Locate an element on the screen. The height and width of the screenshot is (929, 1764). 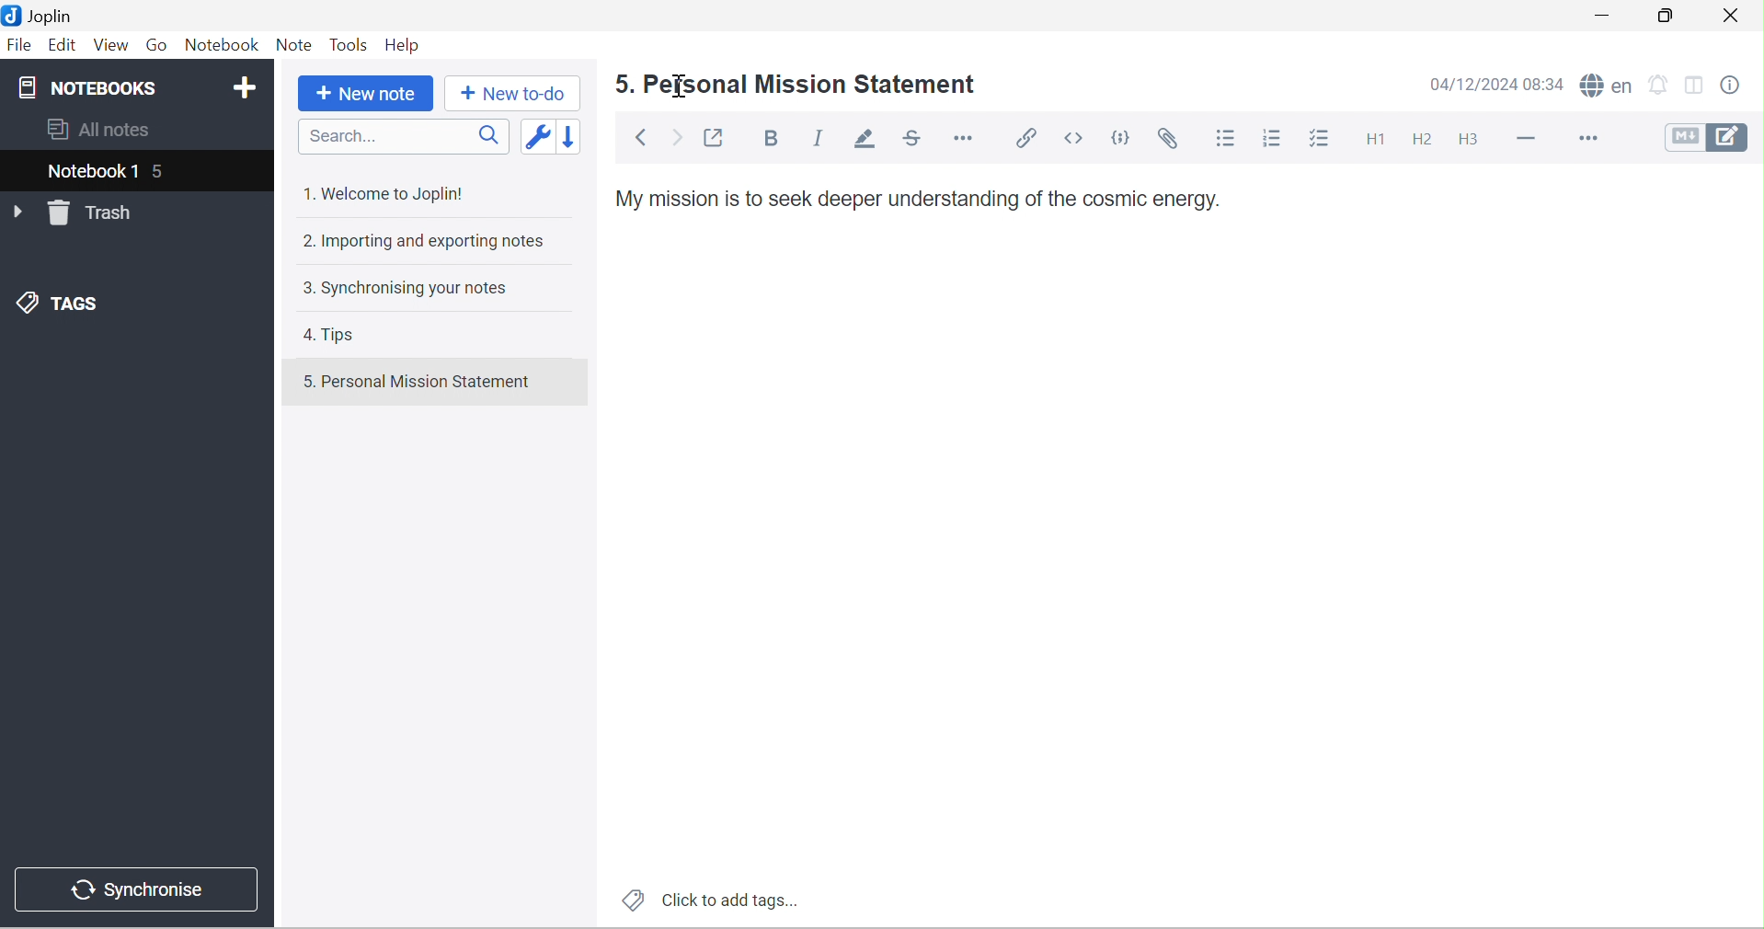
Note is located at coordinates (295, 44).